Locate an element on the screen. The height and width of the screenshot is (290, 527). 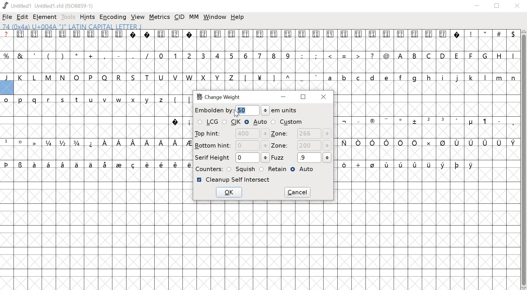
special characters is located at coordinates (490, 34).